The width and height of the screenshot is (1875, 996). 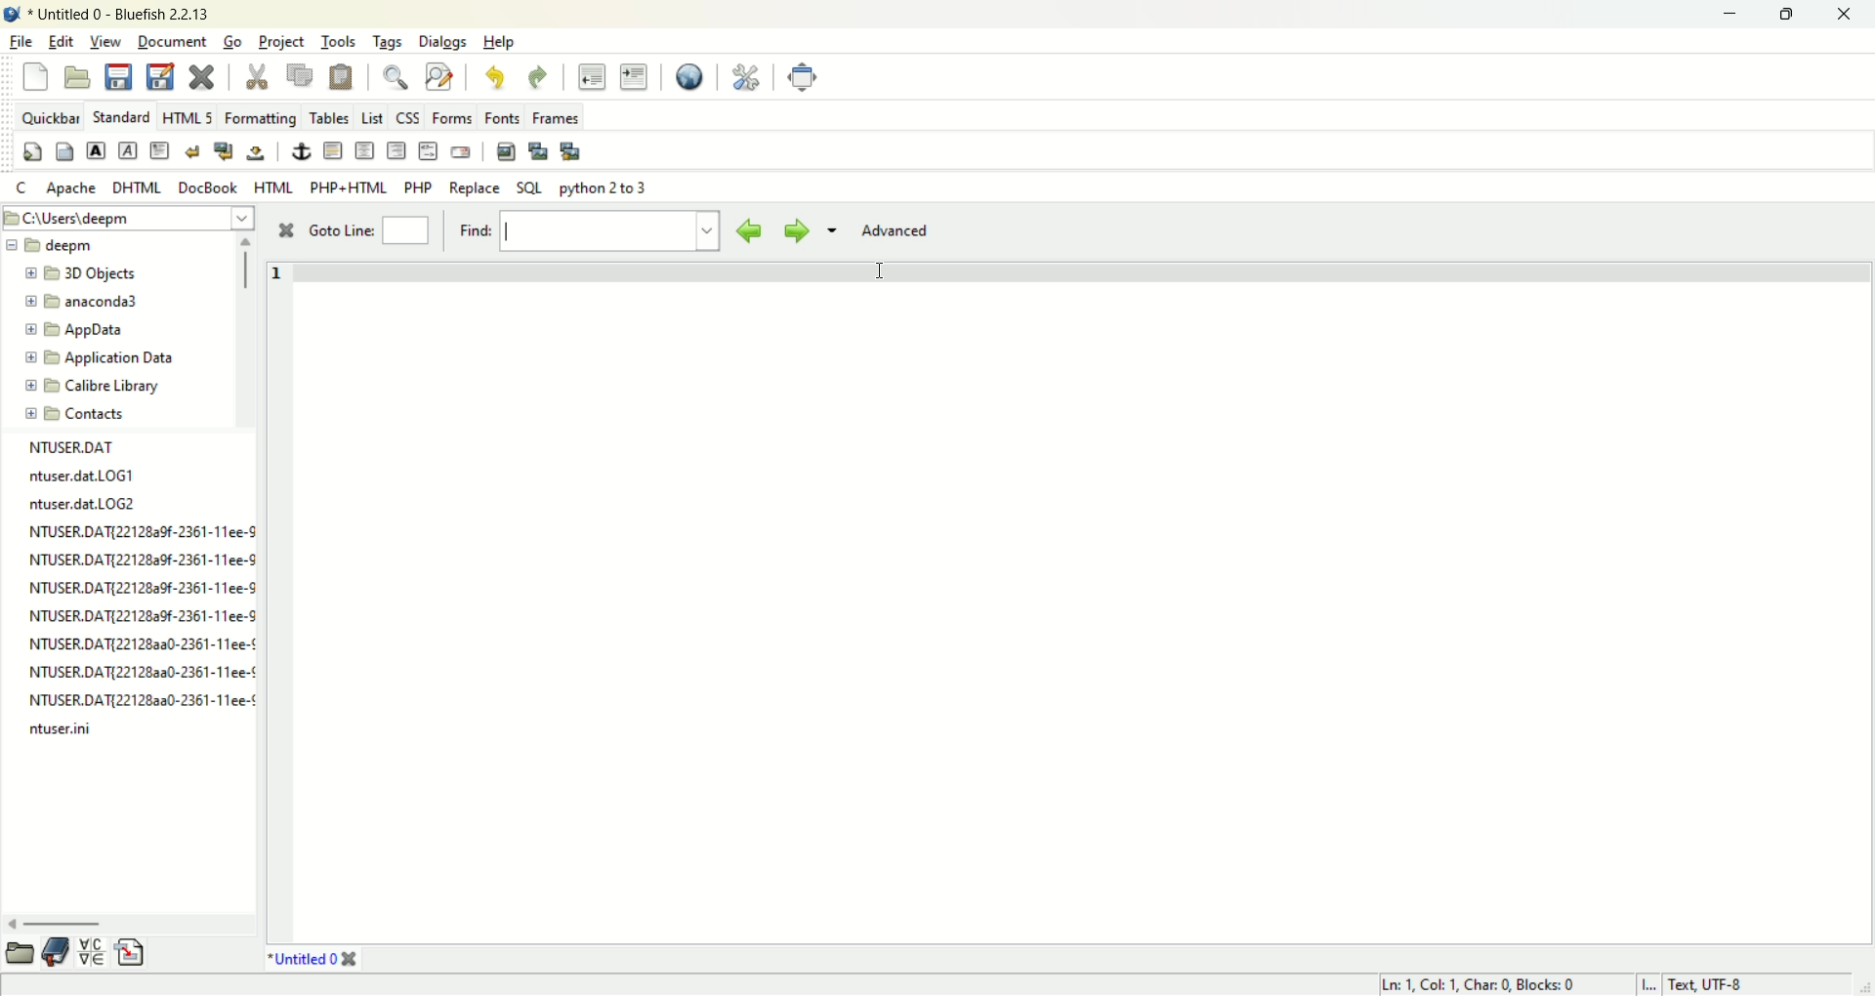 I want to click on NTUSER.DAT{22128aa0-2361-11ee-¢, so click(x=140, y=671).